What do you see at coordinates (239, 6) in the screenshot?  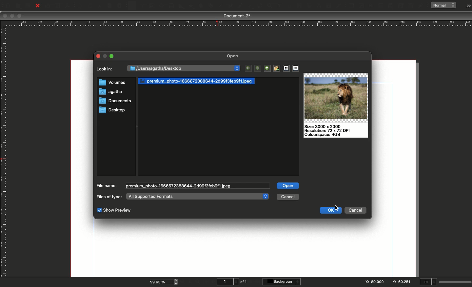 I see `Freehand line` at bounding box center [239, 6].